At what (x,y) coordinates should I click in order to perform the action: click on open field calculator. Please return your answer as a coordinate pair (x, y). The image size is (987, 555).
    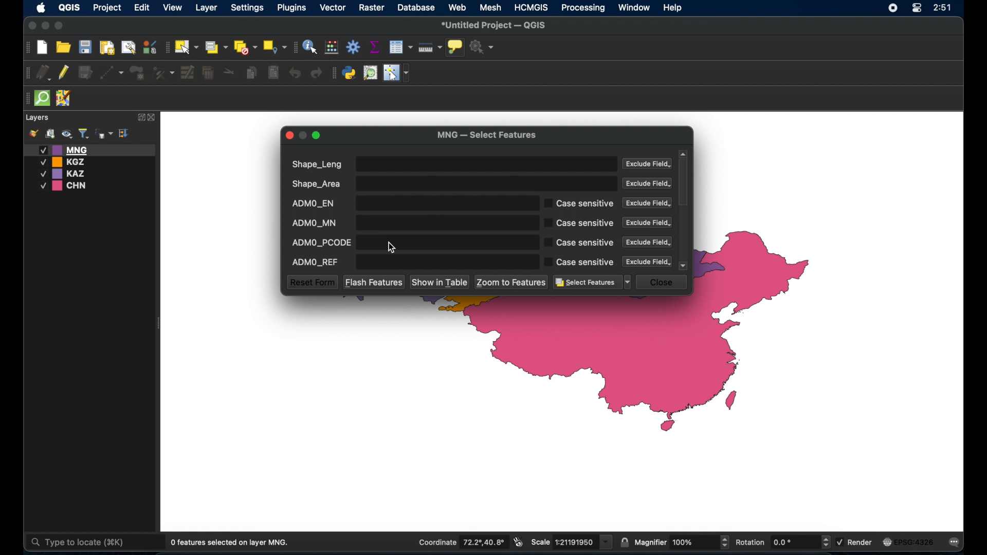
    Looking at the image, I should click on (333, 47).